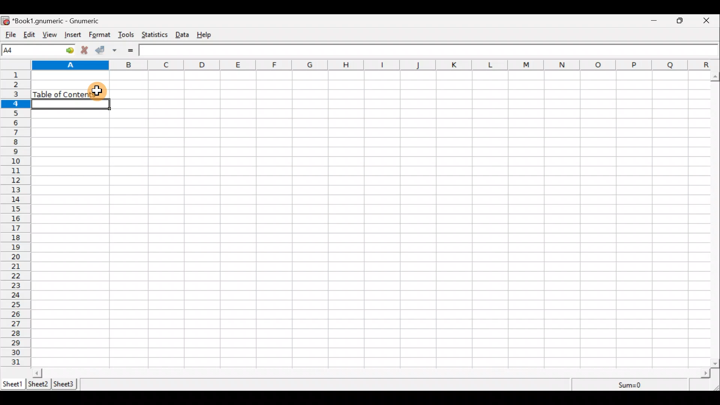 Image resolution: width=720 pixels, height=405 pixels. What do you see at coordinates (17, 220) in the screenshot?
I see `numbering column` at bounding box center [17, 220].